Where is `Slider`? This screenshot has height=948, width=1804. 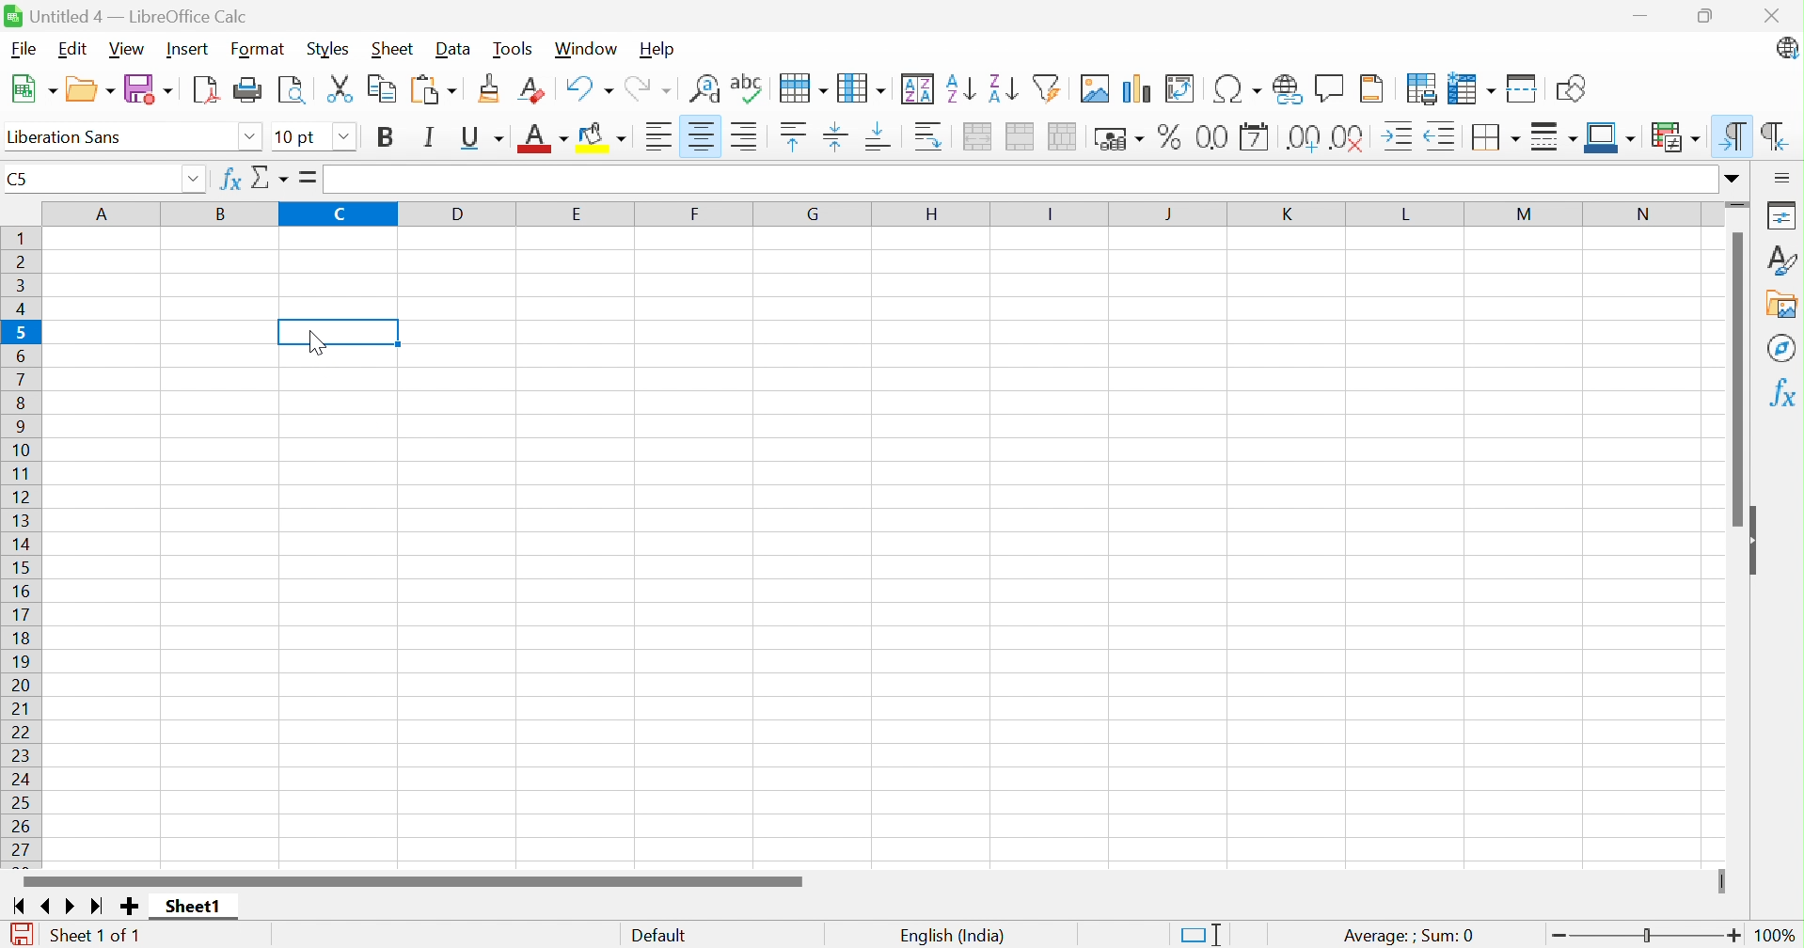 Slider is located at coordinates (1739, 205).